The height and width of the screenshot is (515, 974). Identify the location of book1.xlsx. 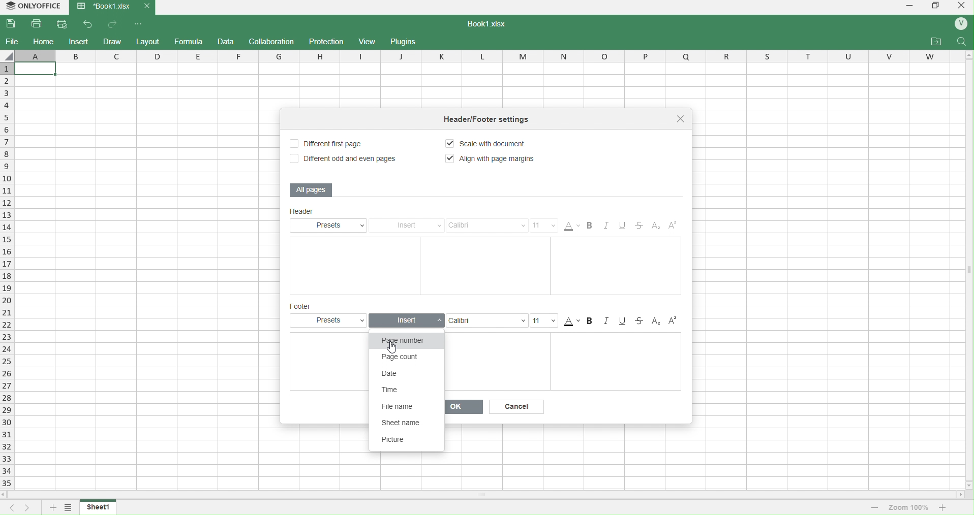
(492, 25).